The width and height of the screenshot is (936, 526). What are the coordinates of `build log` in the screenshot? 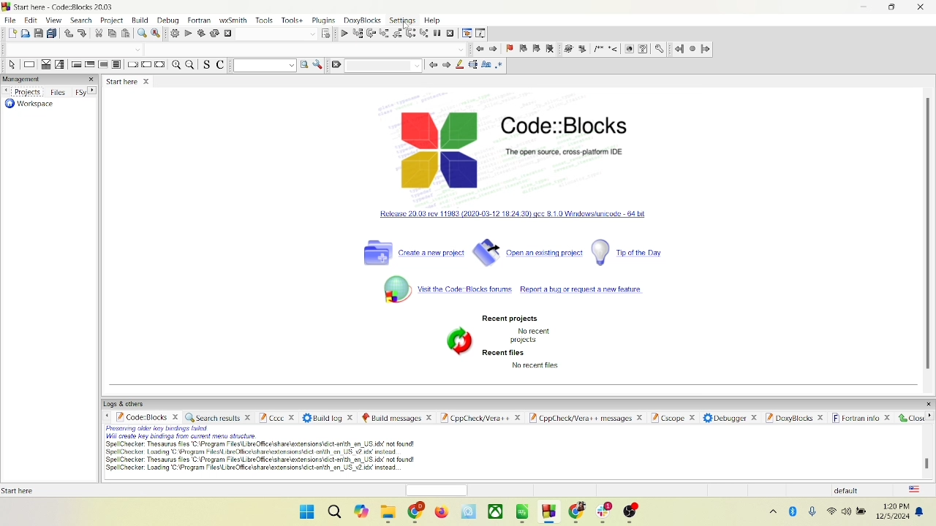 It's located at (330, 418).